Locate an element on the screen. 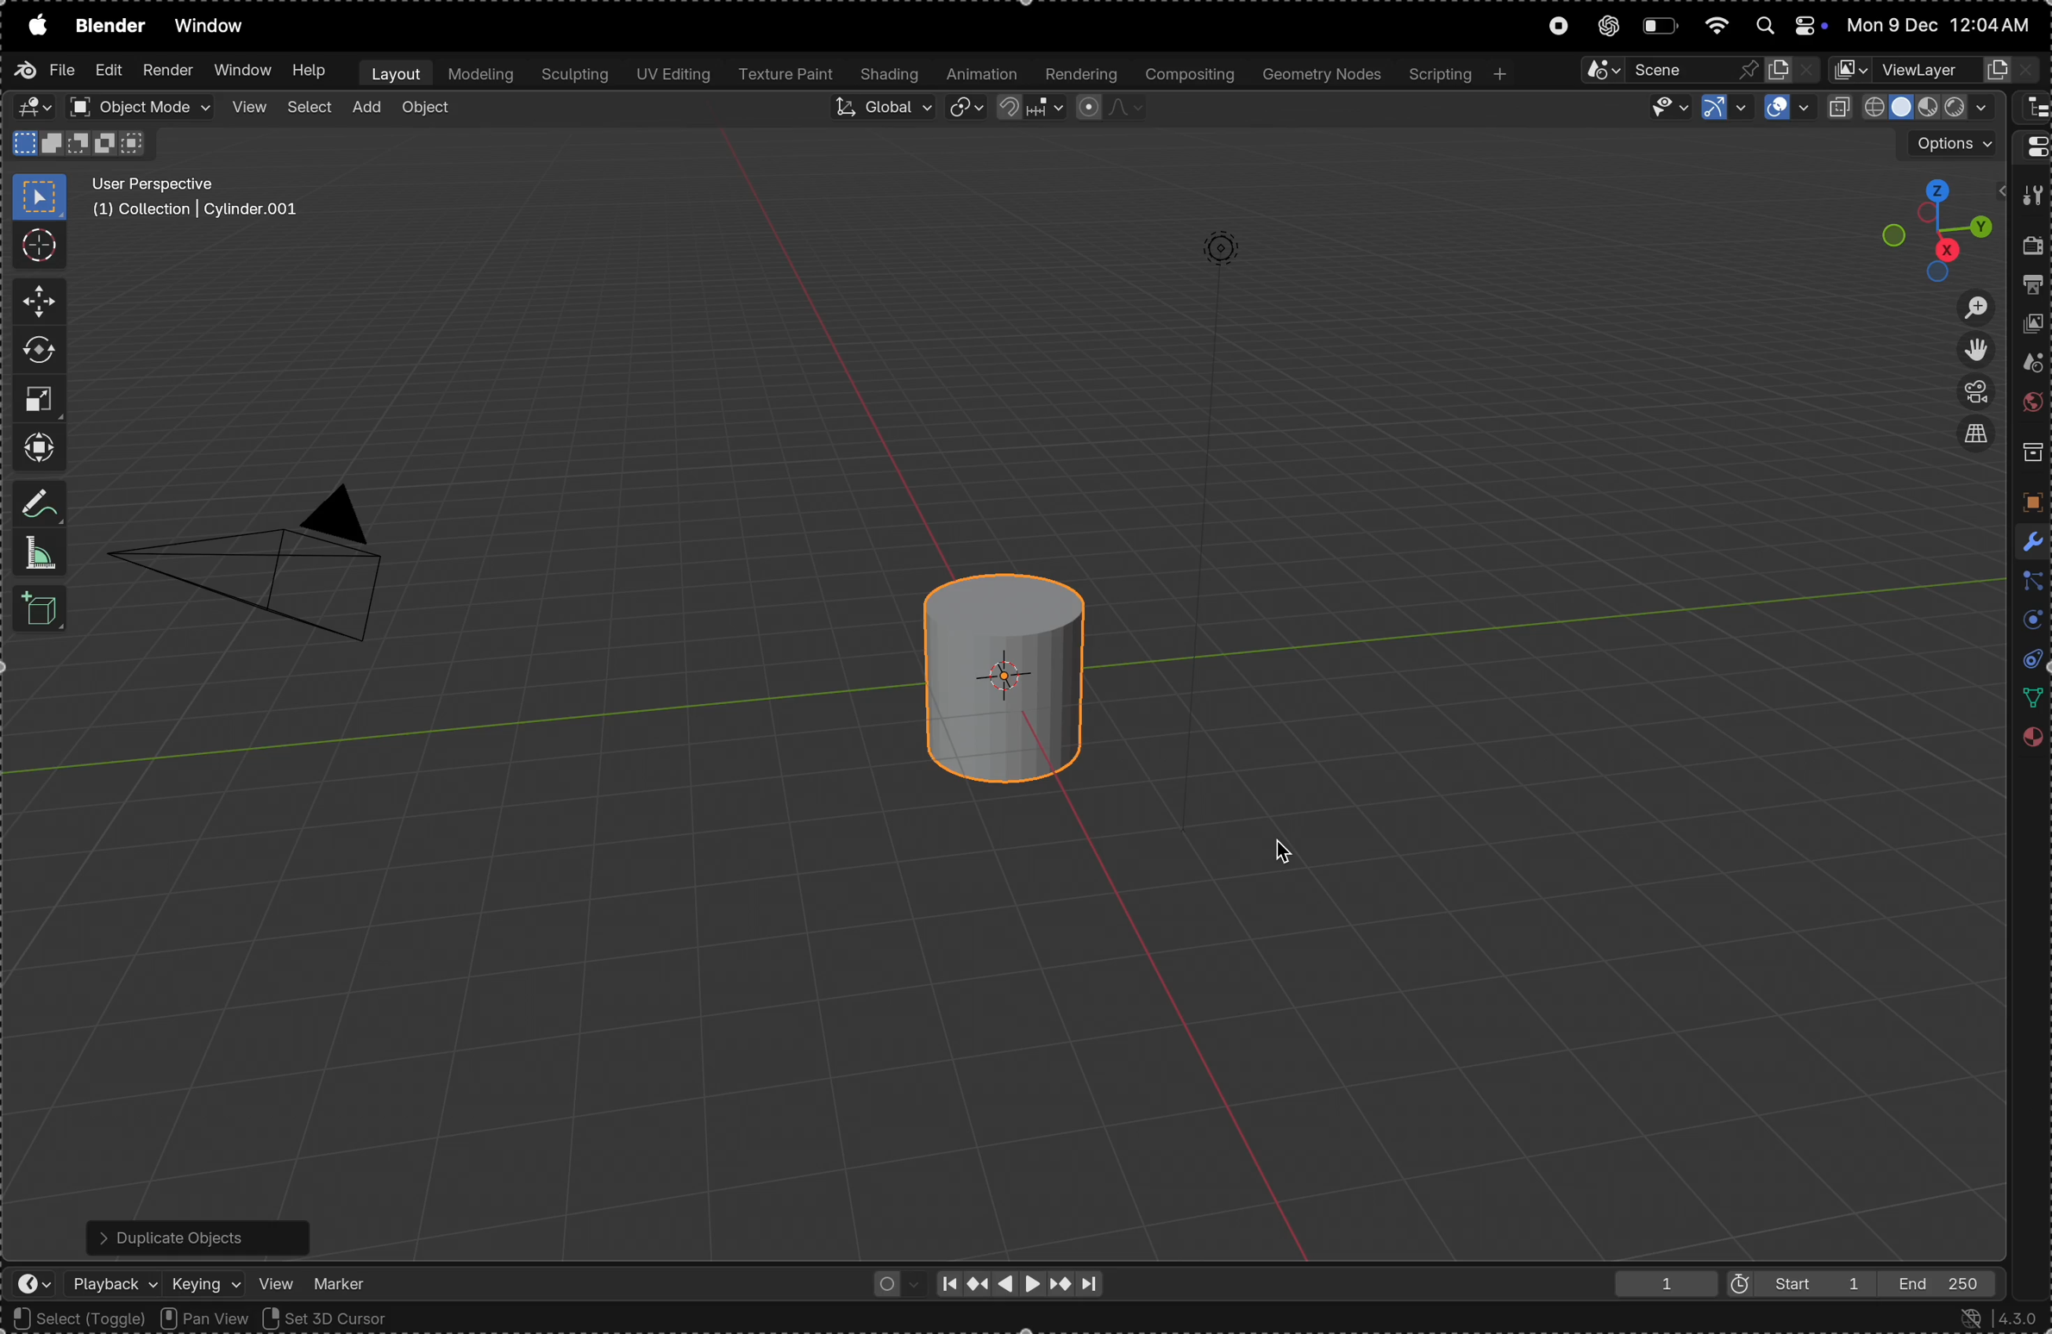 This screenshot has height=1334, width=2052. toggle view point is located at coordinates (1972, 351).